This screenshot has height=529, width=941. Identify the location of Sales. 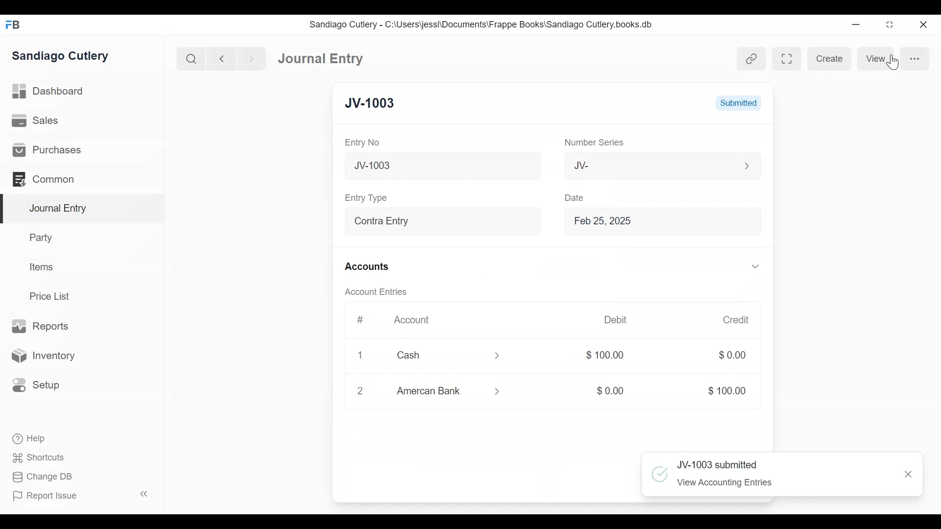
(34, 121).